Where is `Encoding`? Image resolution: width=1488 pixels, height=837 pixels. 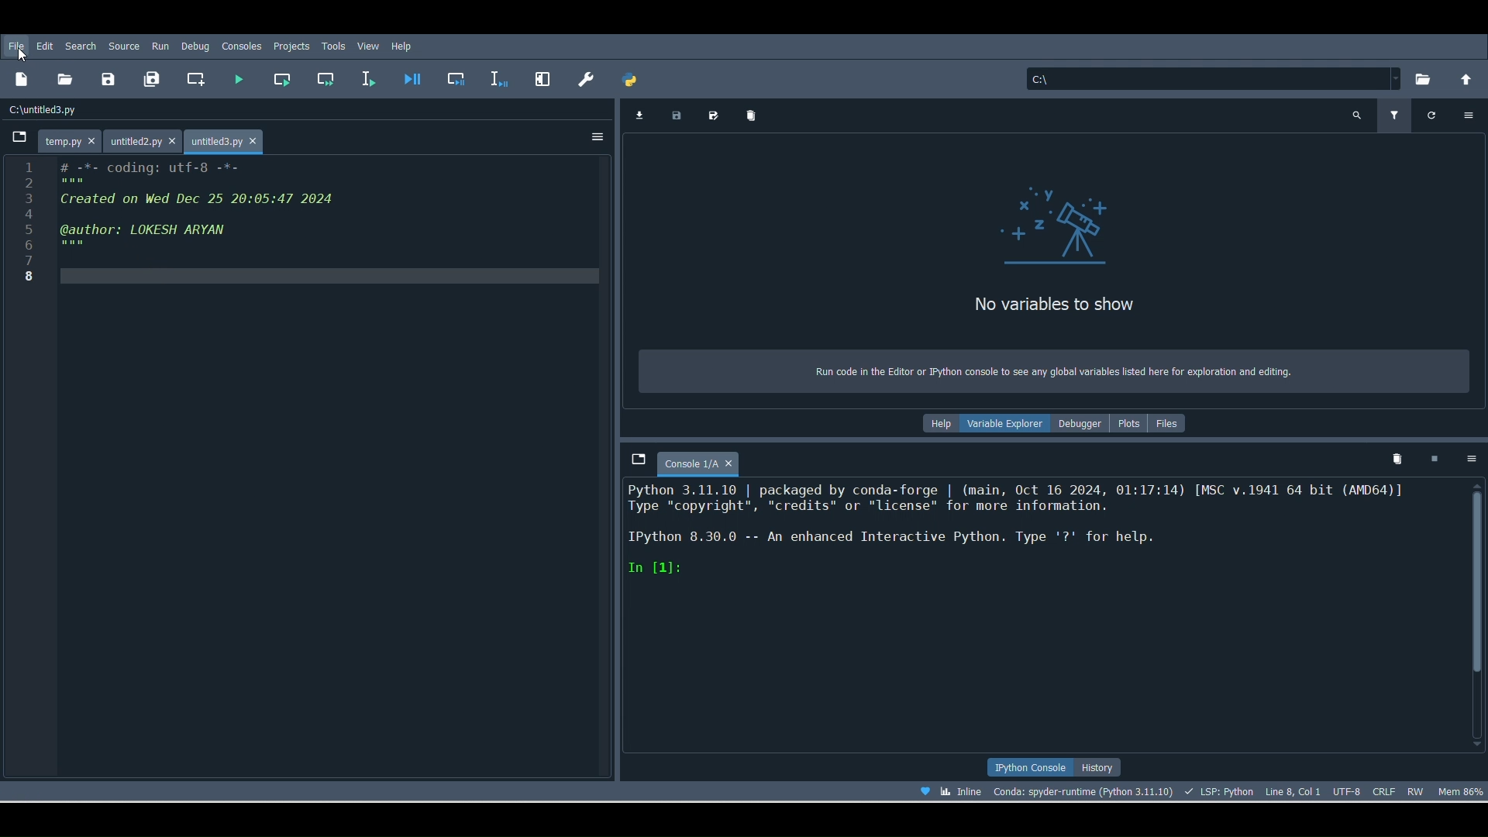
Encoding is located at coordinates (1345, 790).